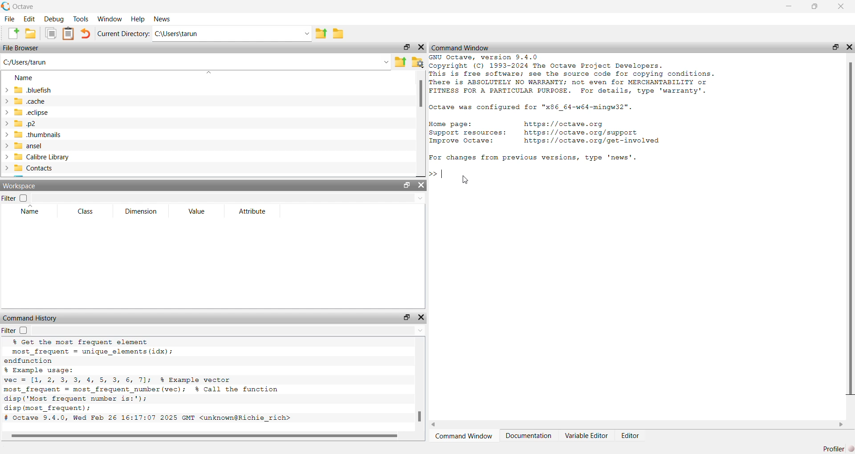  Describe the element at coordinates (29, 146) in the screenshot. I see `ansel` at that location.